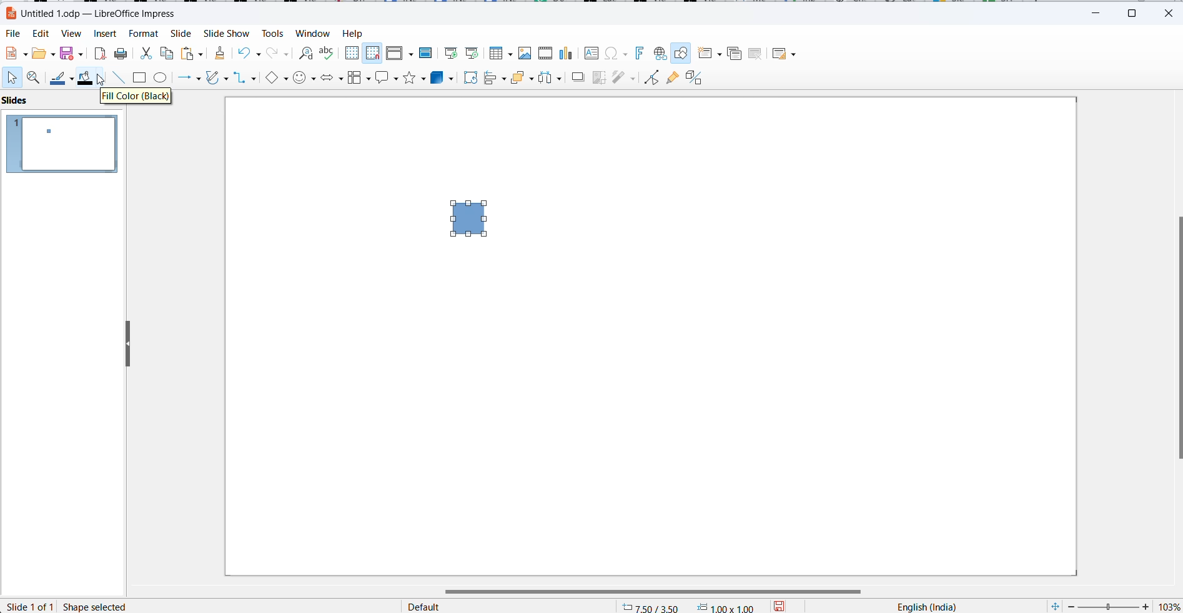  I want to click on zoom and pan, so click(35, 79).